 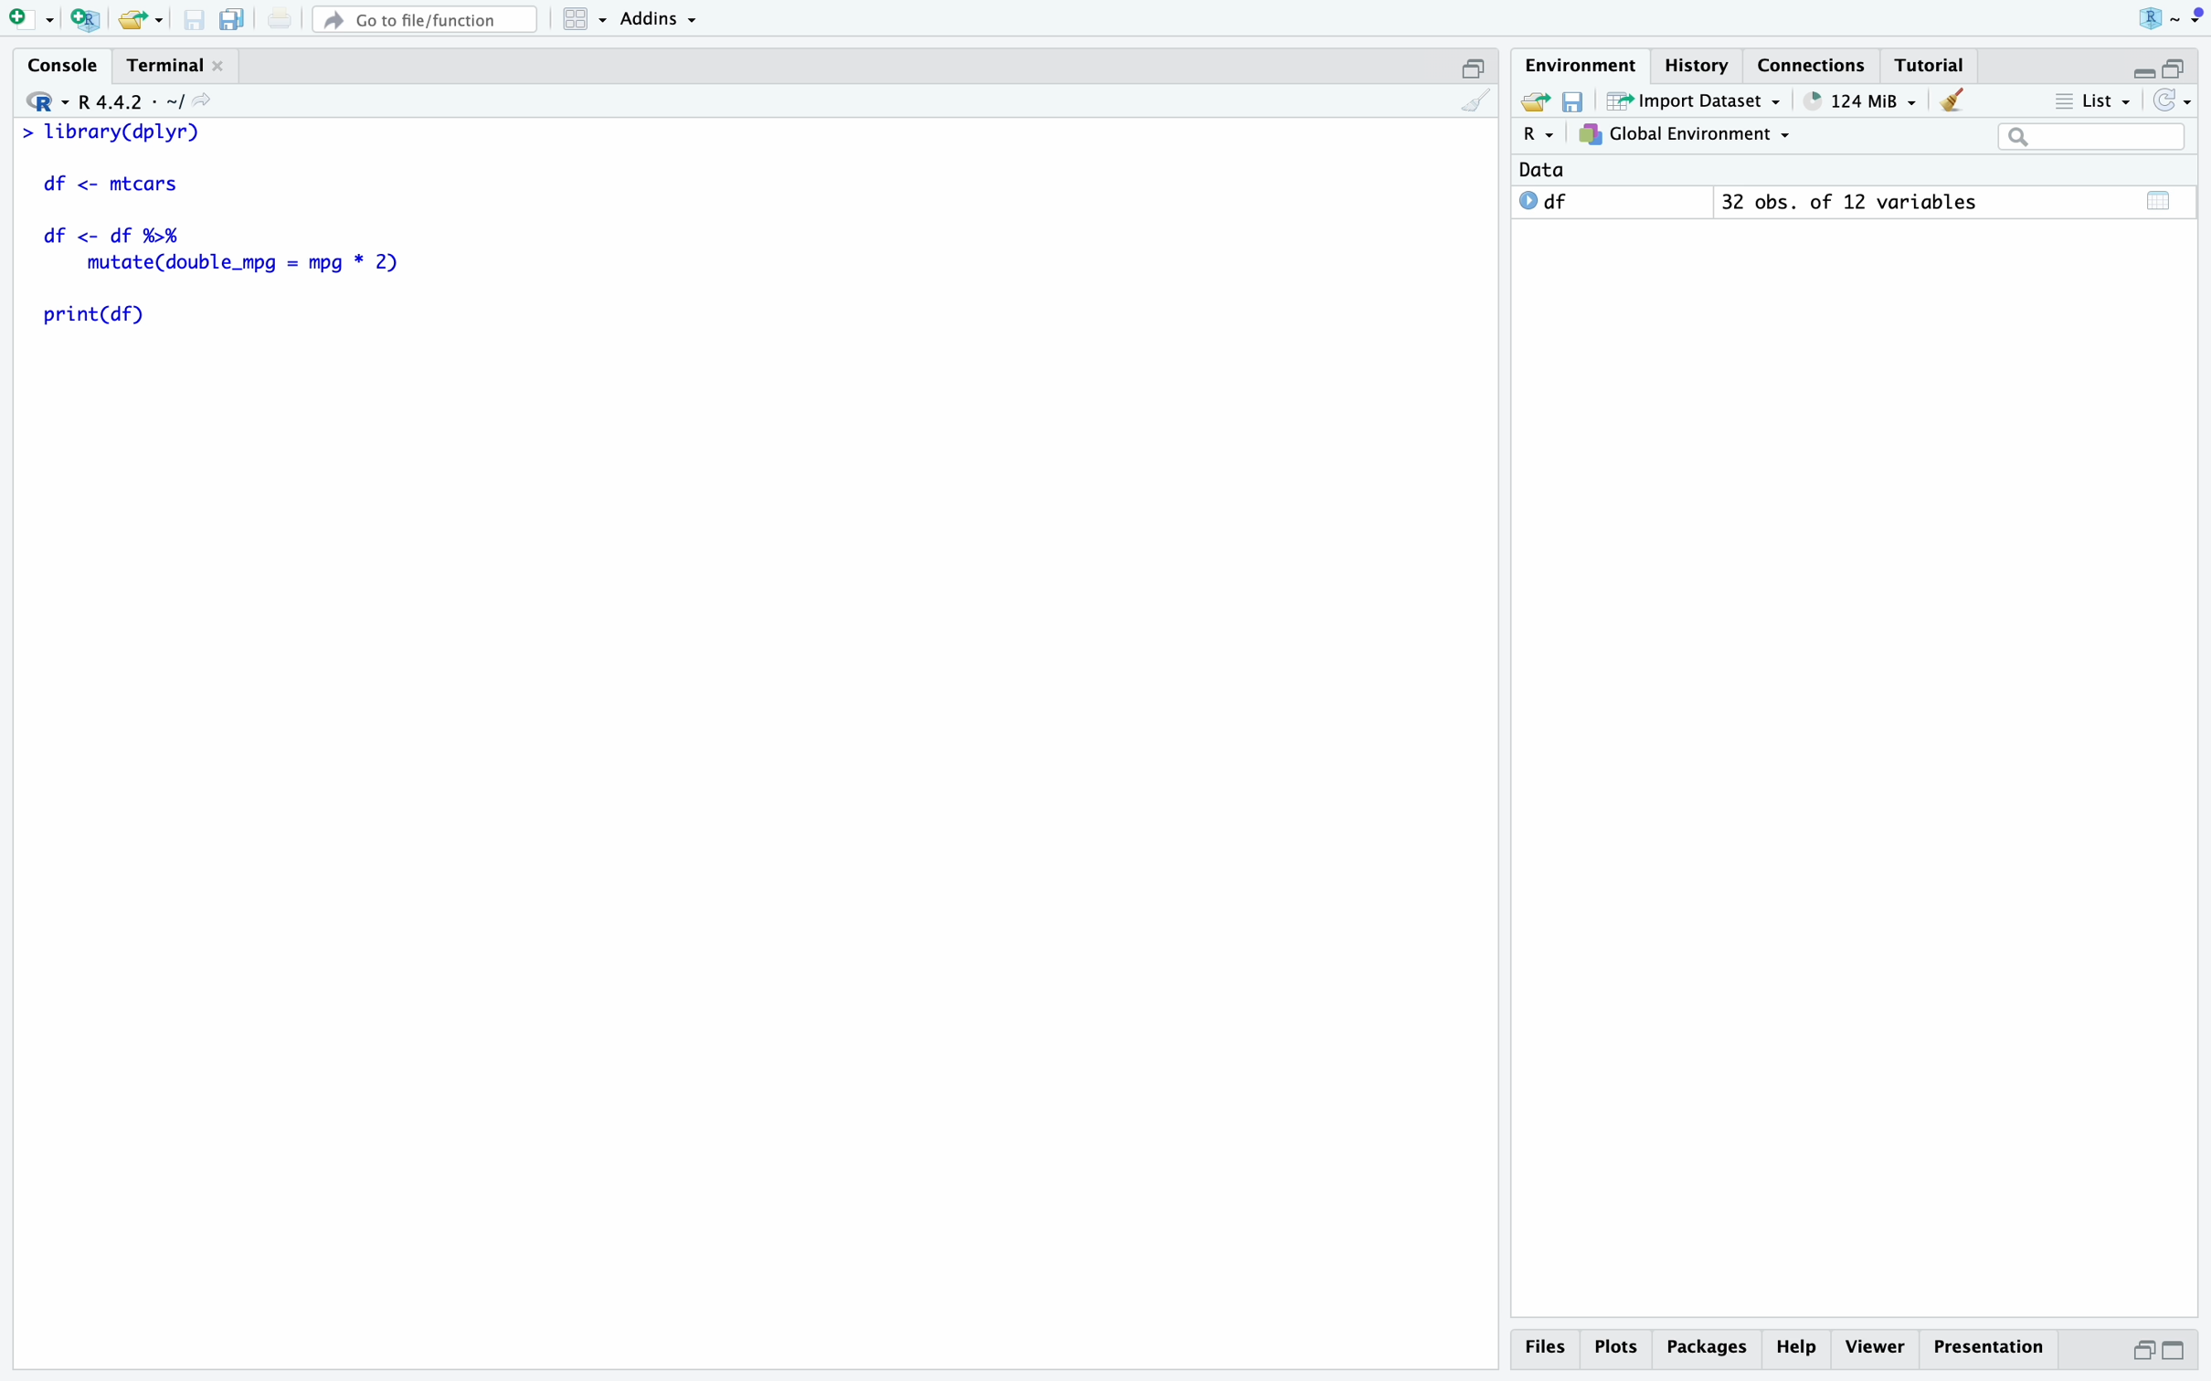 I want to click on go to file/function, so click(x=426, y=20).